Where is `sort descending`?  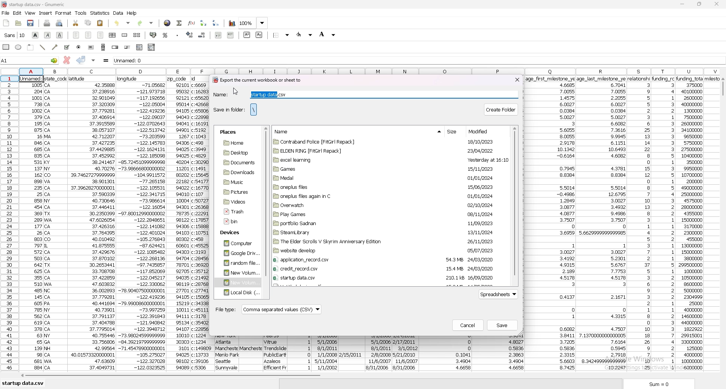 sort descending is located at coordinates (216, 23).